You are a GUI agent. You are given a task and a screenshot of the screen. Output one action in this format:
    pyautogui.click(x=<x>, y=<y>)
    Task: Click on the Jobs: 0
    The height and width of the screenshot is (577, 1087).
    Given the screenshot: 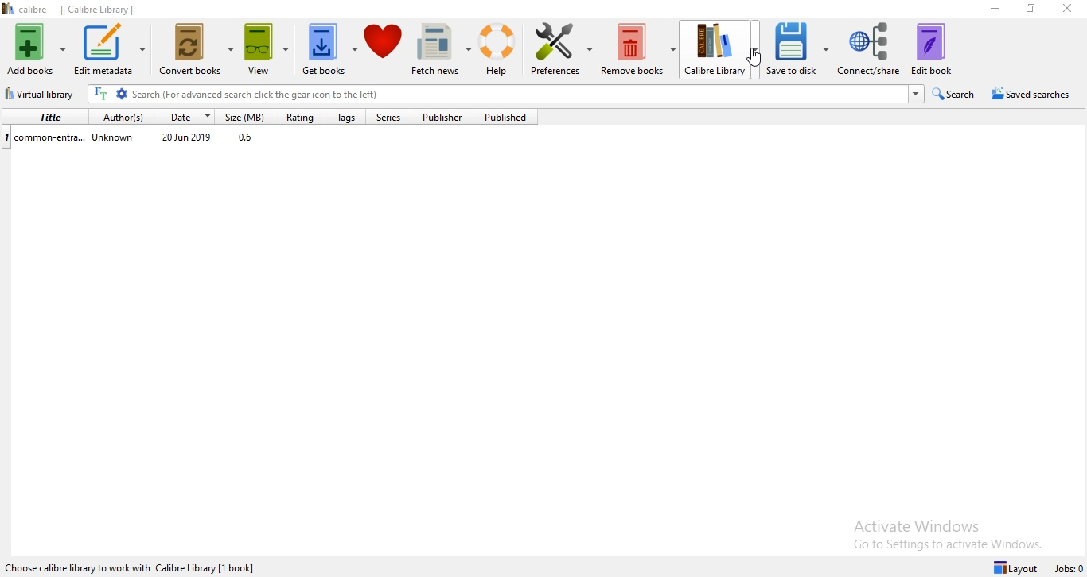 What is the action you would take?
    pyautogui.click(x=1069, y=569)
    